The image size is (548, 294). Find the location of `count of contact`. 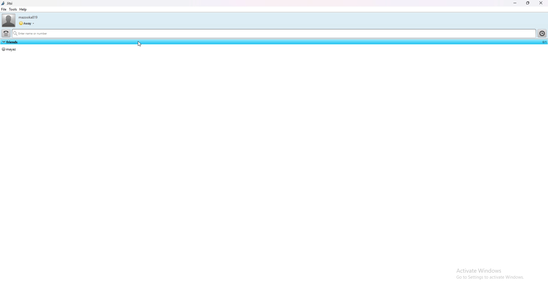

count of contact is located at coordinates (543, 42).